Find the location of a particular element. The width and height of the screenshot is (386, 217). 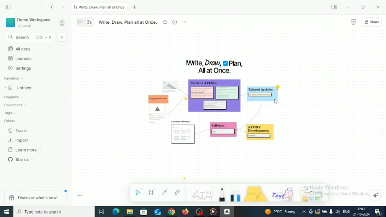

File Explorer is located at coordinates (130, 212).